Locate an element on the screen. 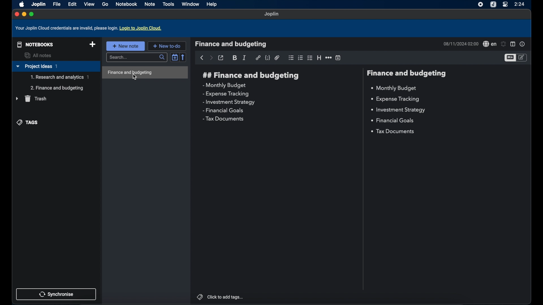 This screenshot has width=543, height=305. hyperlink is located at coordinates (258, 58).